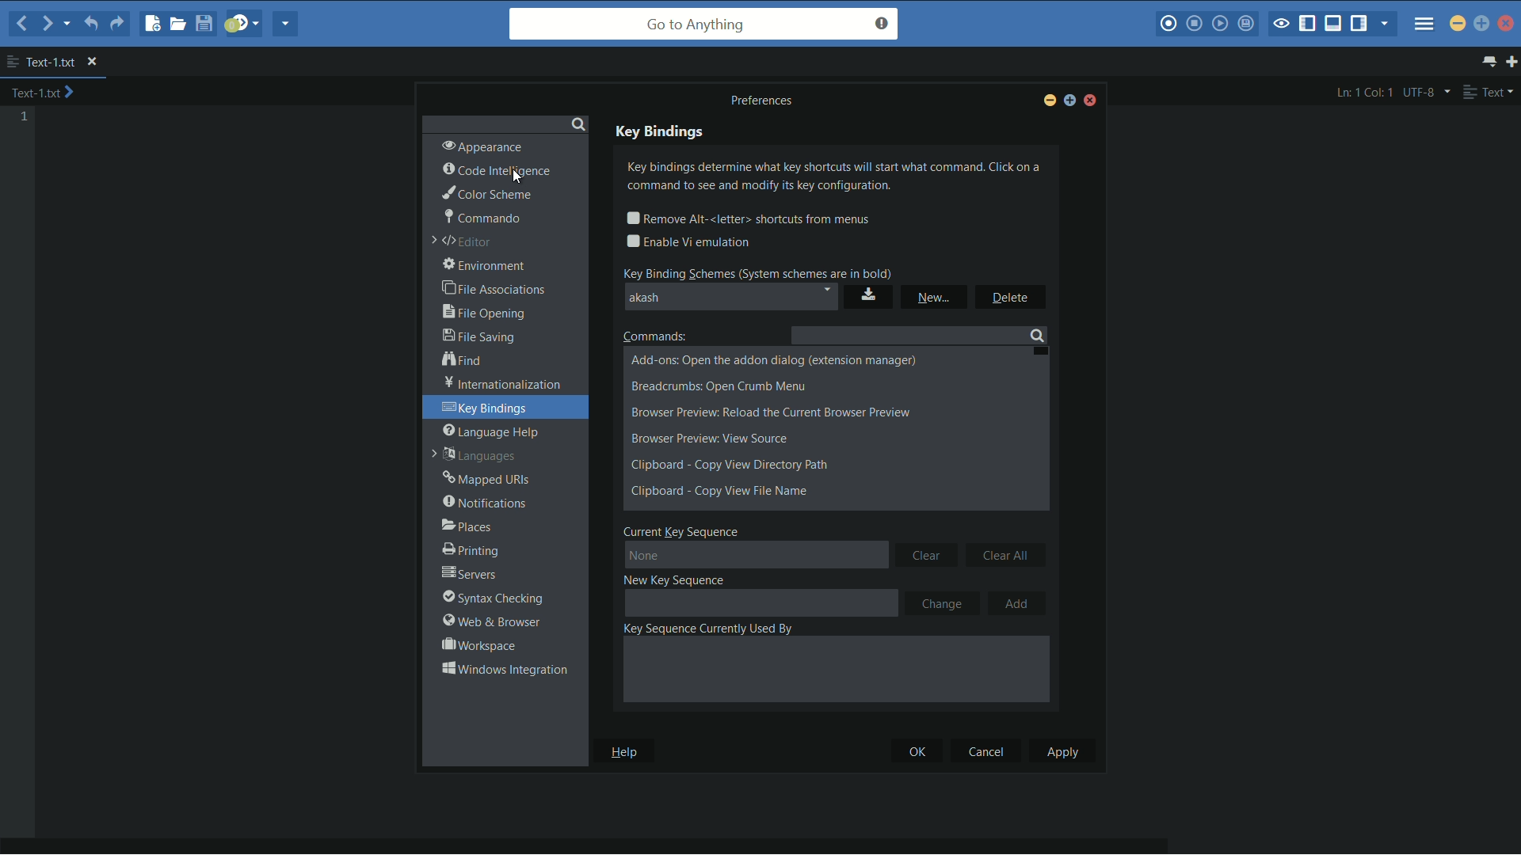 The height and width of the screenshot is (855, 1521). I want to click on text, so click(1488, 92).